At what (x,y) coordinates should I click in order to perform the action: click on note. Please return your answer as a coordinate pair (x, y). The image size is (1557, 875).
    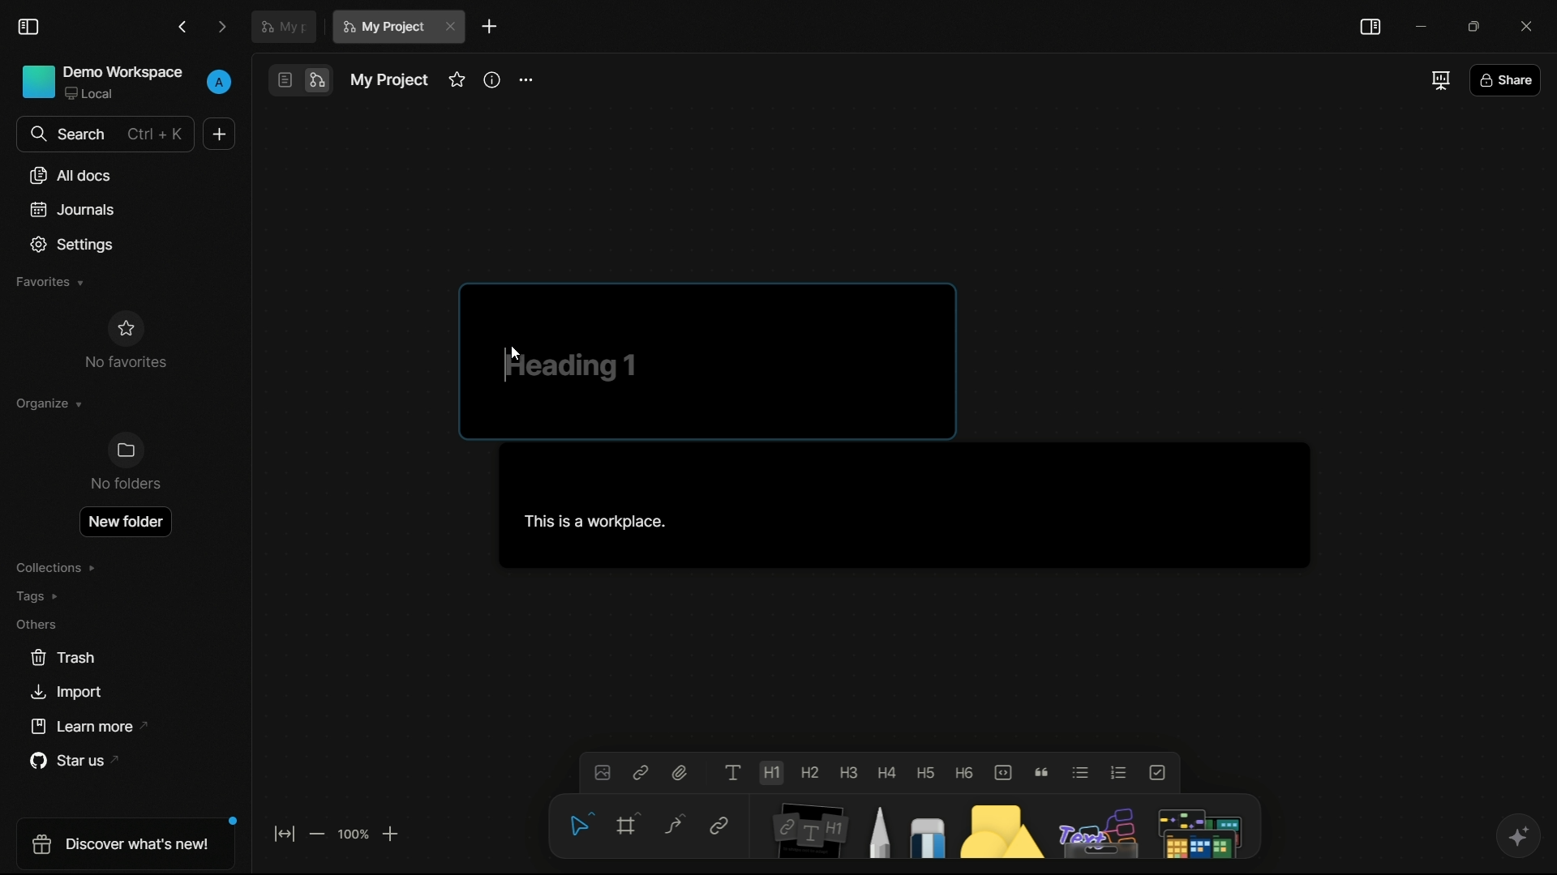
    Looking at the image, I should click on (804, 828).